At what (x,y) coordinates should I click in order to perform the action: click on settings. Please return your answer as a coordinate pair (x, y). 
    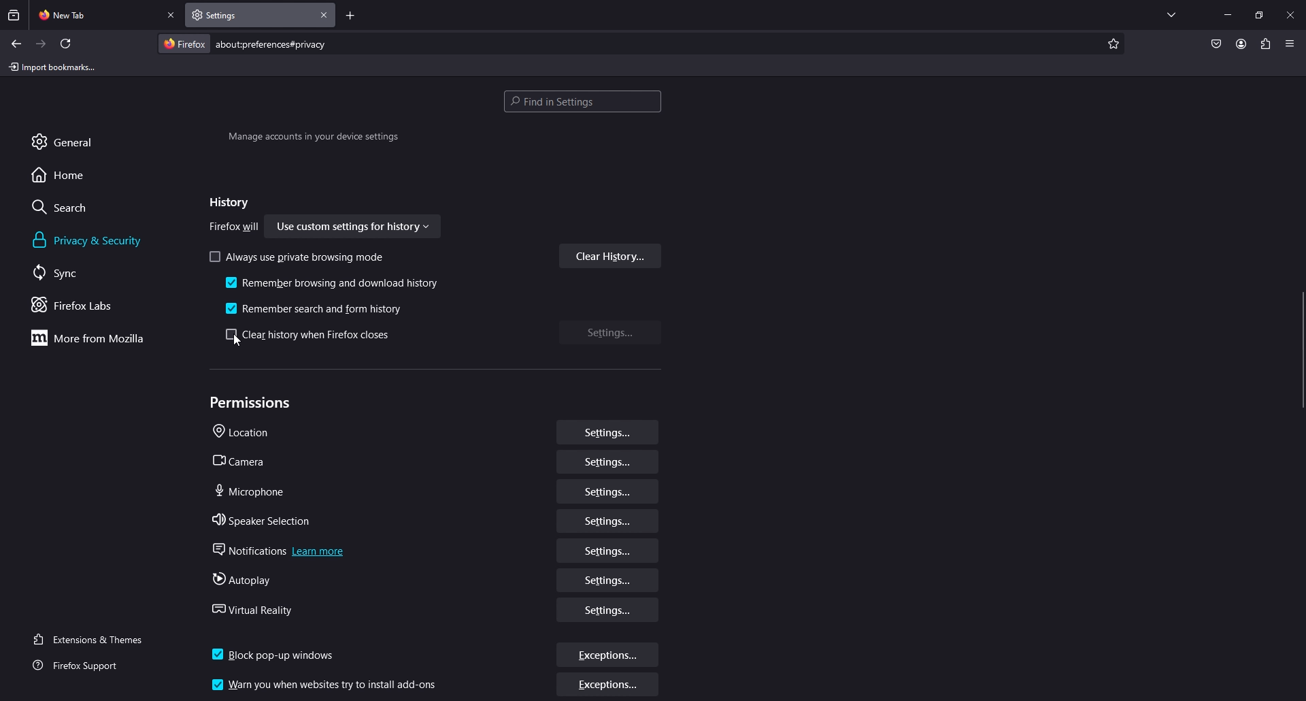
    Looking at the image, I should click on (610, 611).